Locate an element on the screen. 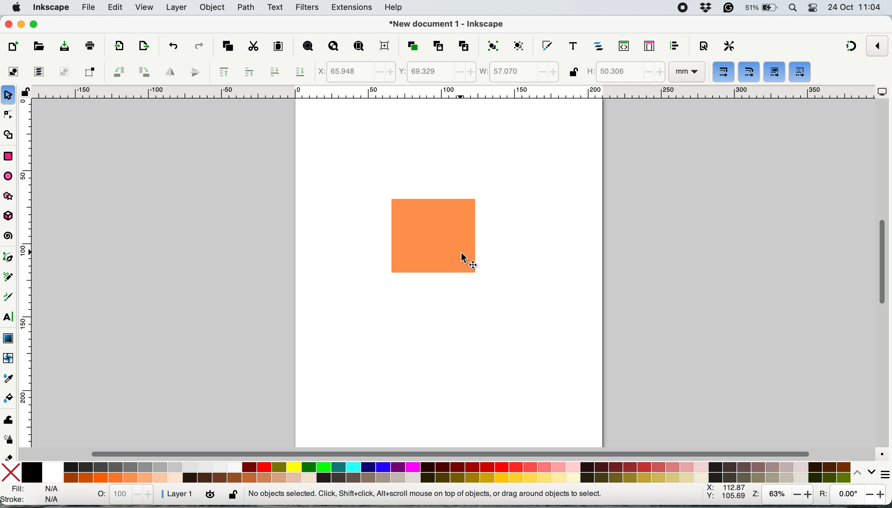 This screenshot has height=508, width=892. object rotate 90 ccw is located at coordinates (118, 73).